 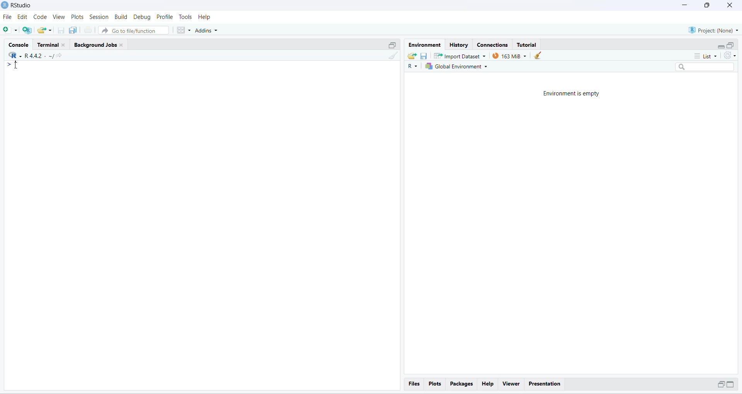 I want to click on save all open document, so click(x=73, y=30).